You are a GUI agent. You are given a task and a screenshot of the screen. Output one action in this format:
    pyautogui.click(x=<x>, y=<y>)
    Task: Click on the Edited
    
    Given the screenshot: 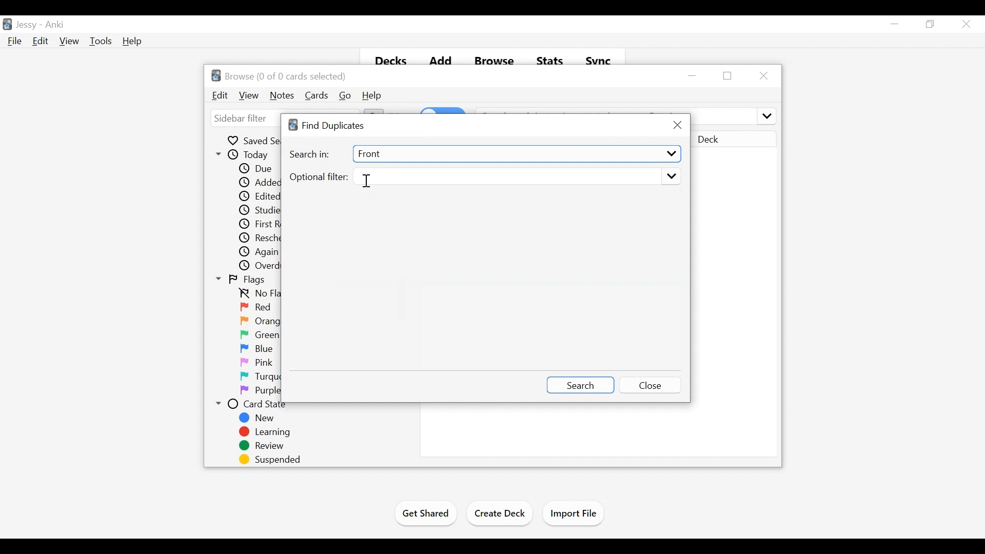 What is the action you would take?
    pyautogui.click(x=260, y=197)
    